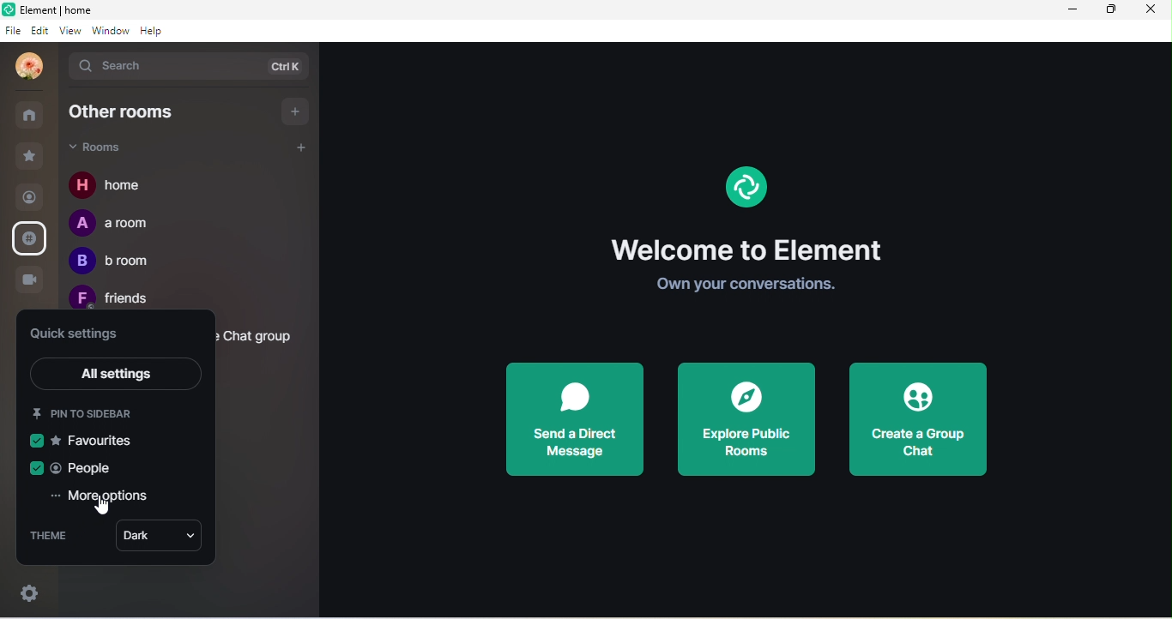  What do you see at coordinates (746, 192) in the screenshot?
I see `element logo` at bounding box center [746, 192].